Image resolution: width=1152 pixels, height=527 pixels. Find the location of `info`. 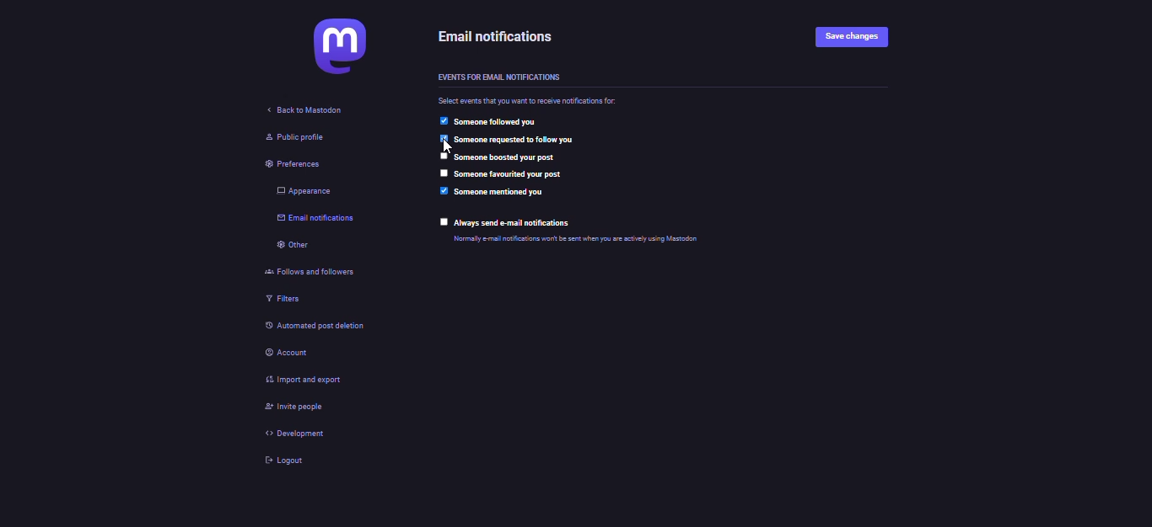

info is located at coordinates (579, 239).